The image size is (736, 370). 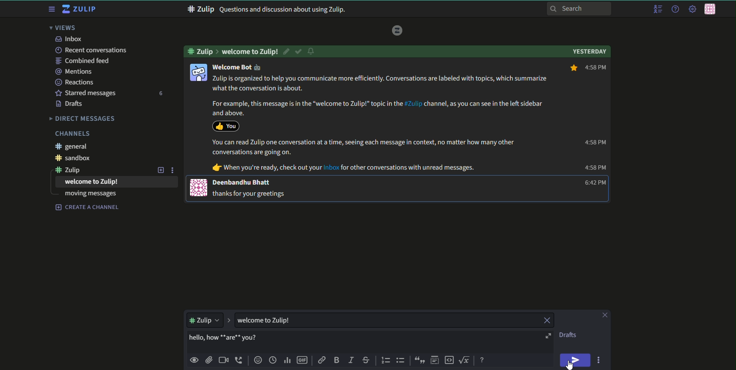 I want to click on Deenbandhu Bhatt, so click(x=242, y=182).